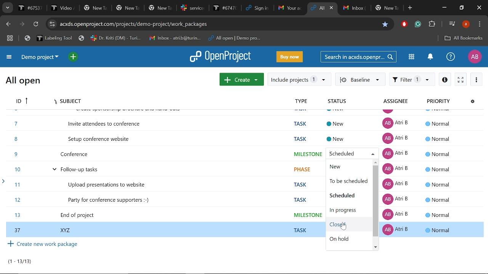  Describe the element at coordinates (73, 57) in the screenshot. I see `open quick add menu` at that location.